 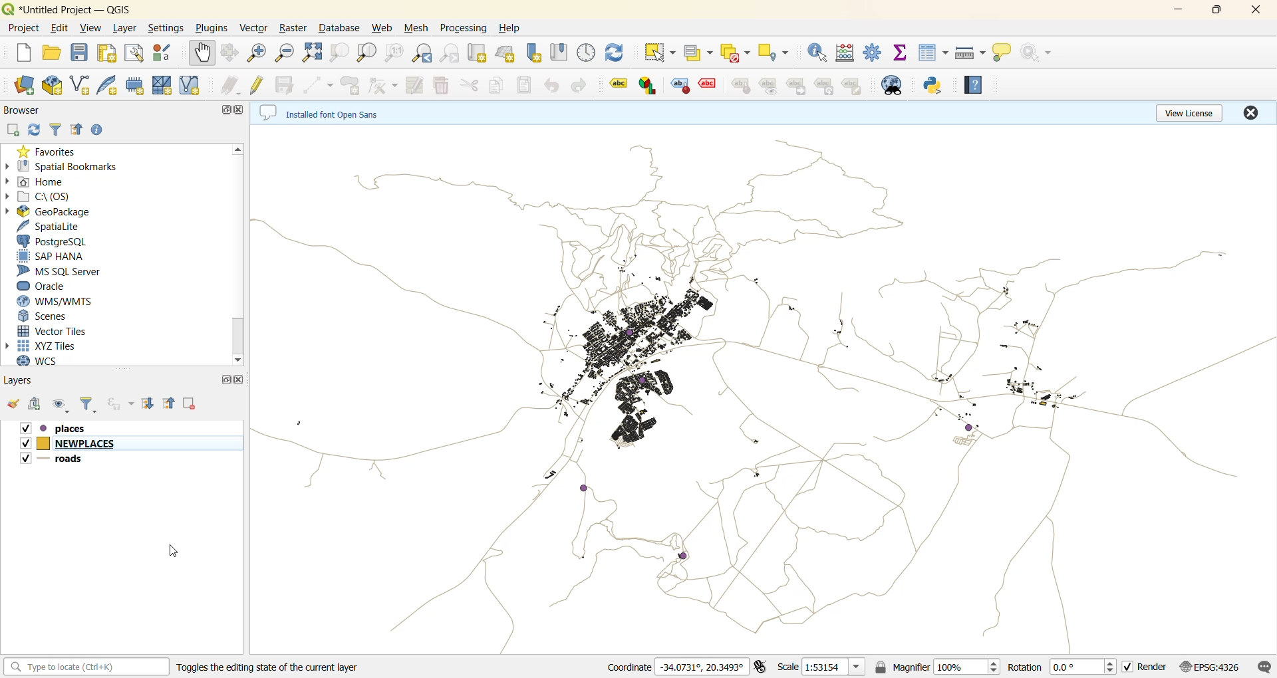 I want to click on scenes, so click(x=47, y=316).